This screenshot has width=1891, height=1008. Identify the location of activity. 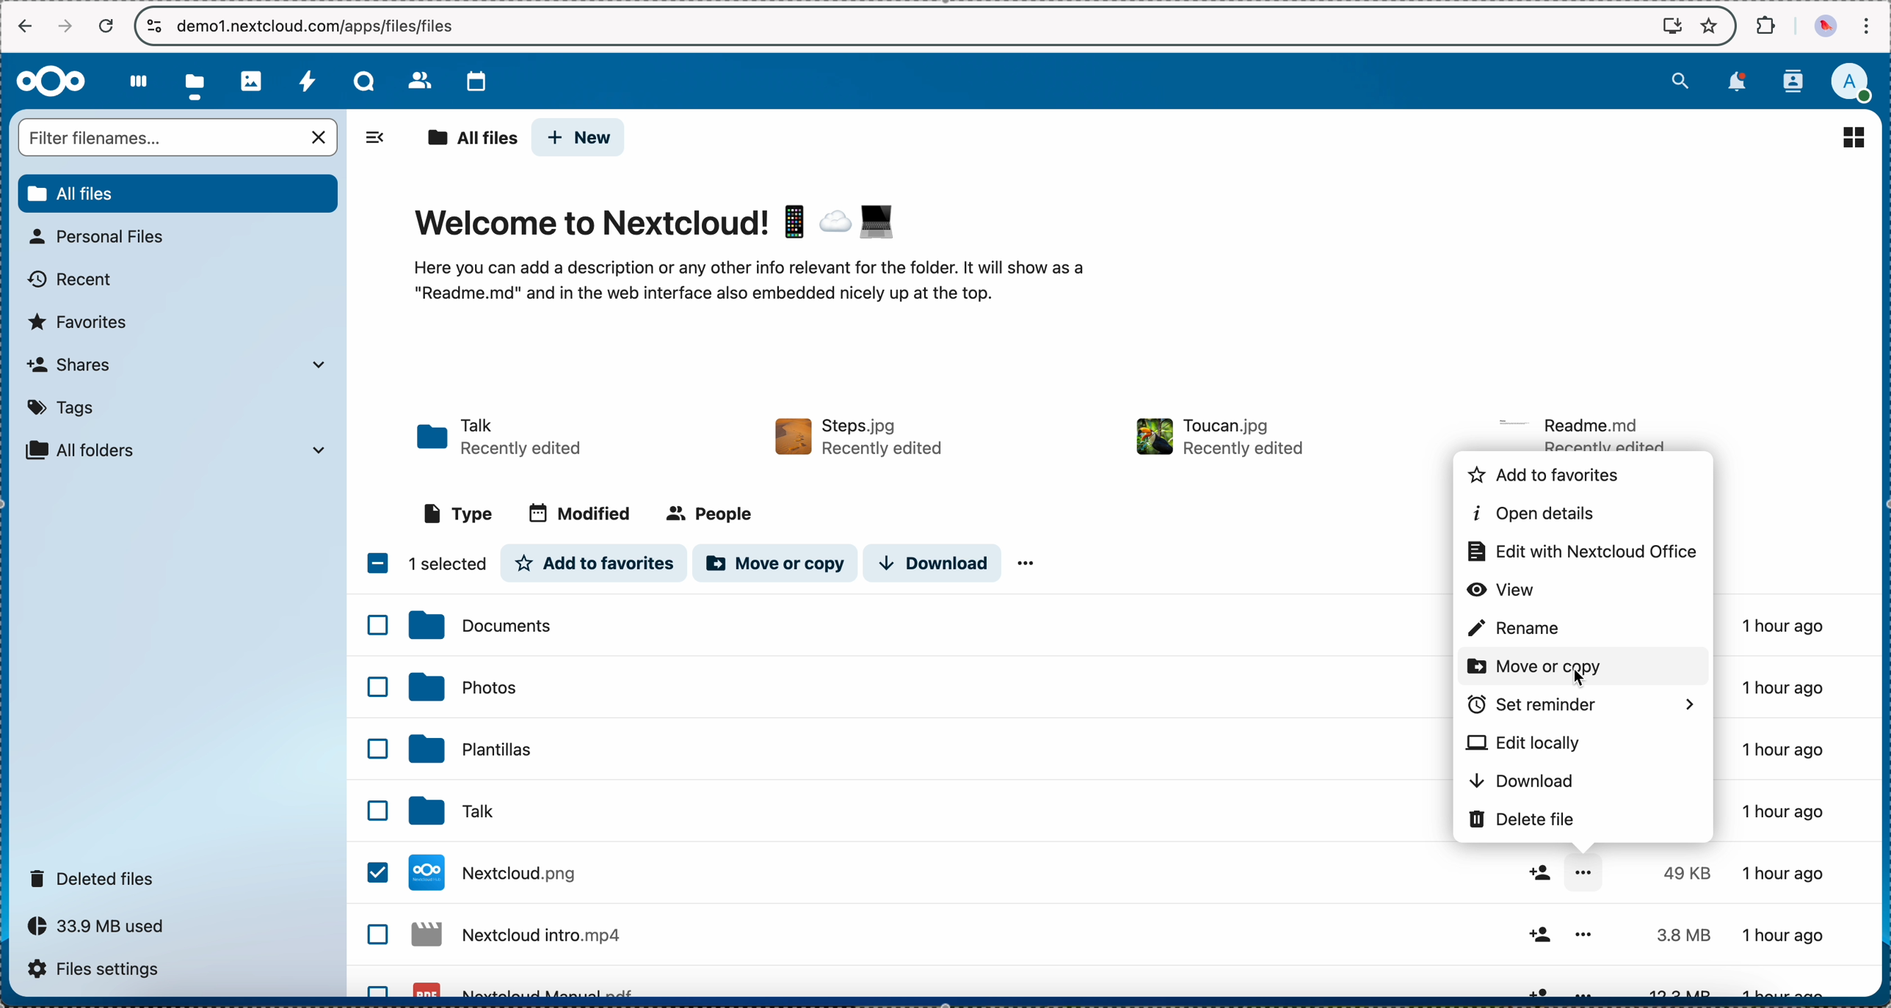
(307, 78).